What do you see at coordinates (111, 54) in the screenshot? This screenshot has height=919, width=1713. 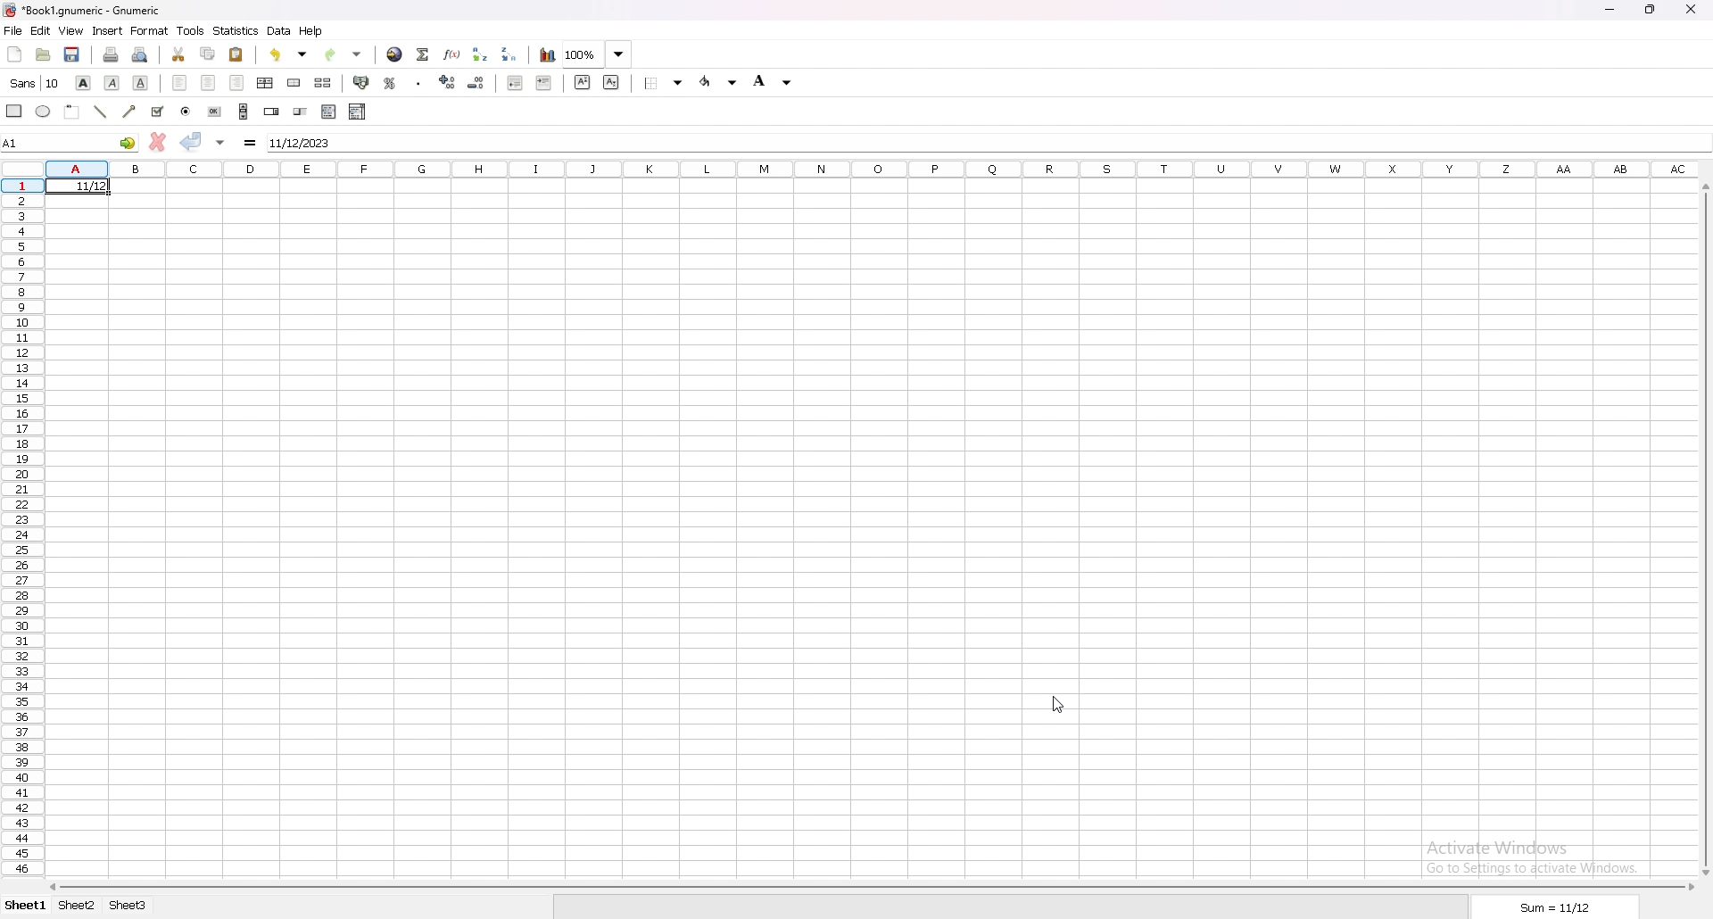 I see `print` at bounding box center [111, 54].